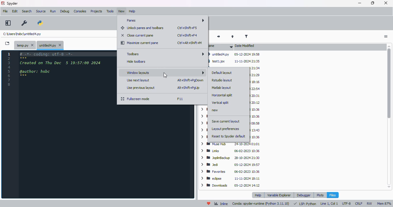 This screenshot has height=207, width=393. I want to click on source, so click(41, 11).